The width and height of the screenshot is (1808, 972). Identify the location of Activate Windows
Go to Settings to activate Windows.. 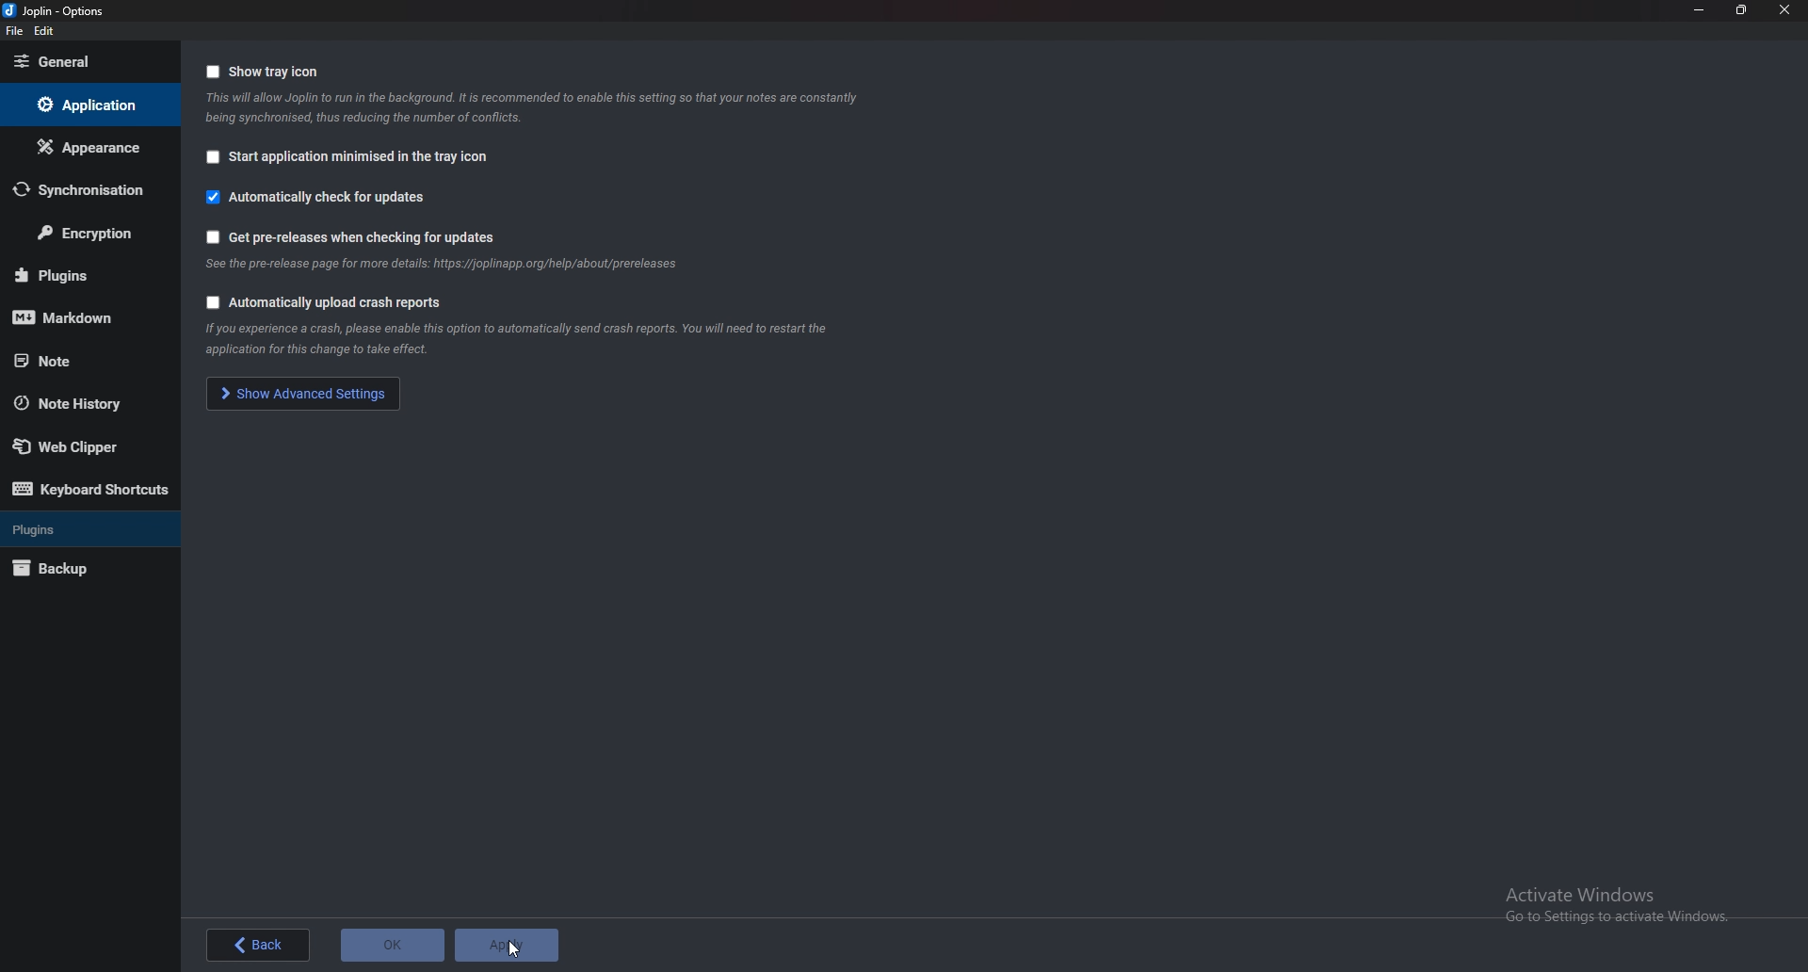
(1621, 905).